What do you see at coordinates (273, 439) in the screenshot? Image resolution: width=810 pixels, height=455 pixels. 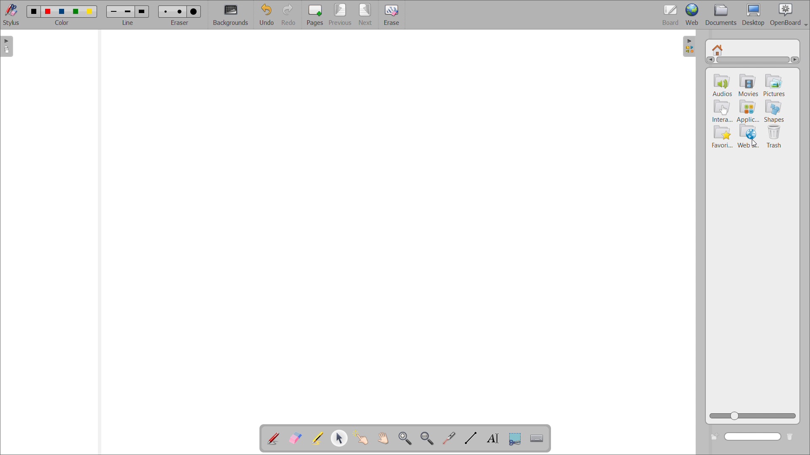 I see `add annotation` at bounding box center [273, 439].